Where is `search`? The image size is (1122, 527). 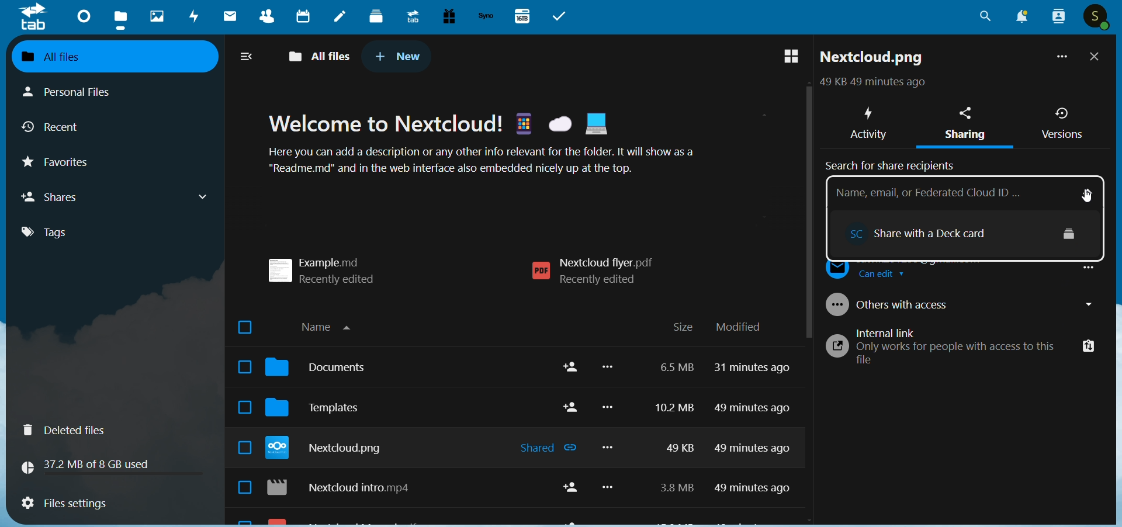
search is located at coordinates (985, 20).